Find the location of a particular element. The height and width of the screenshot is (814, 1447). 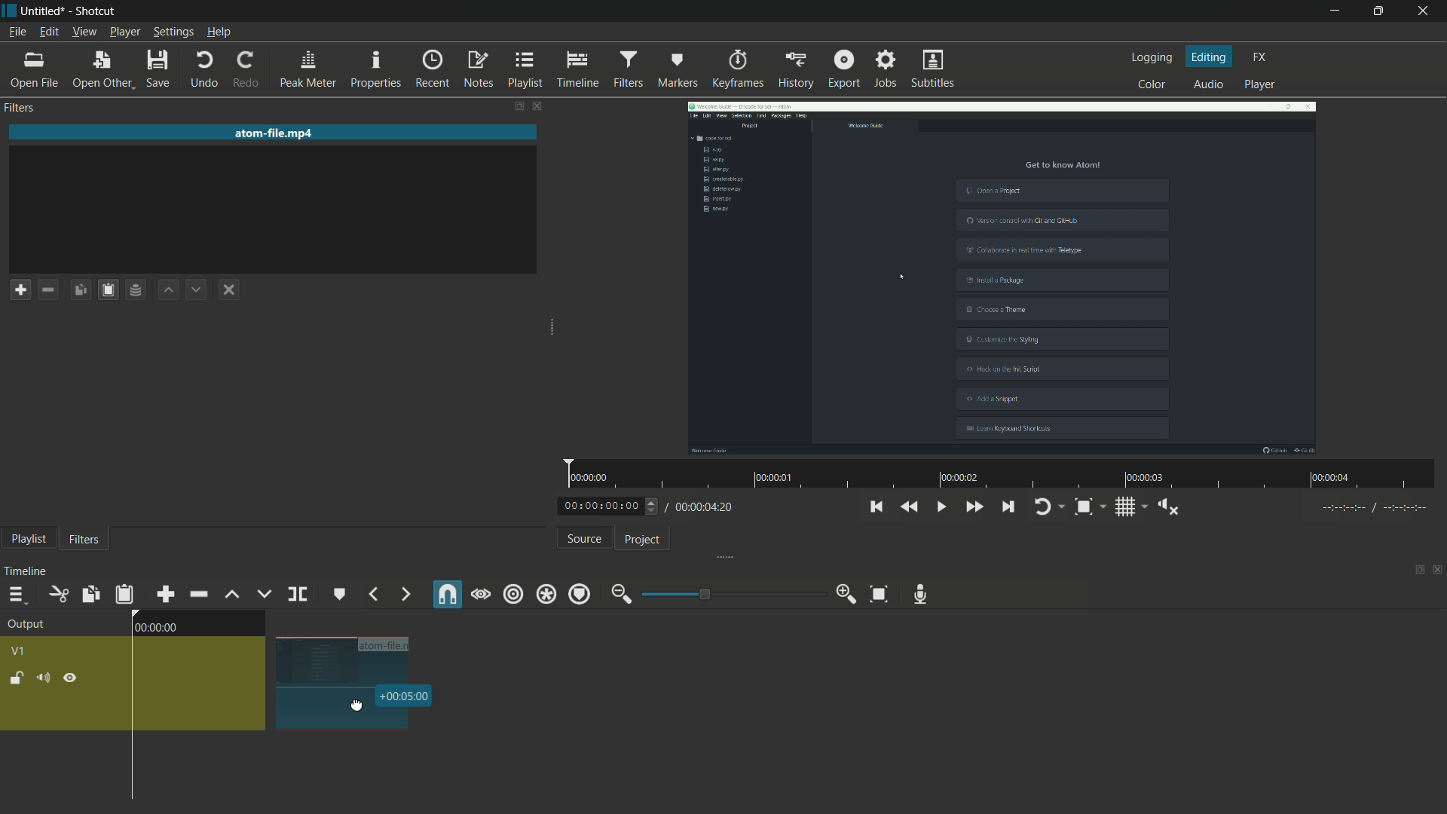

edit menu is located at coordinates (48, 31).